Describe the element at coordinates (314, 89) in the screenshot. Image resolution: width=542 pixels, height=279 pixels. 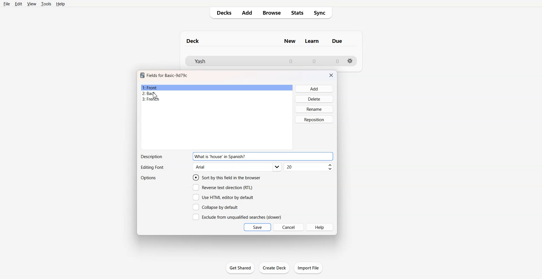
I see `Add` at that location.